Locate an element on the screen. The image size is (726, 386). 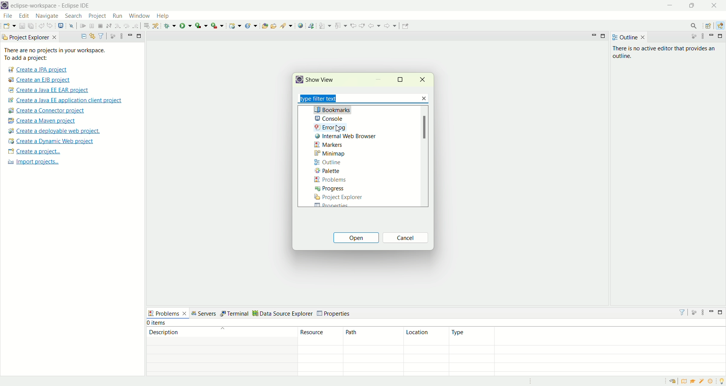
overview is located at coordinates (683, 382).